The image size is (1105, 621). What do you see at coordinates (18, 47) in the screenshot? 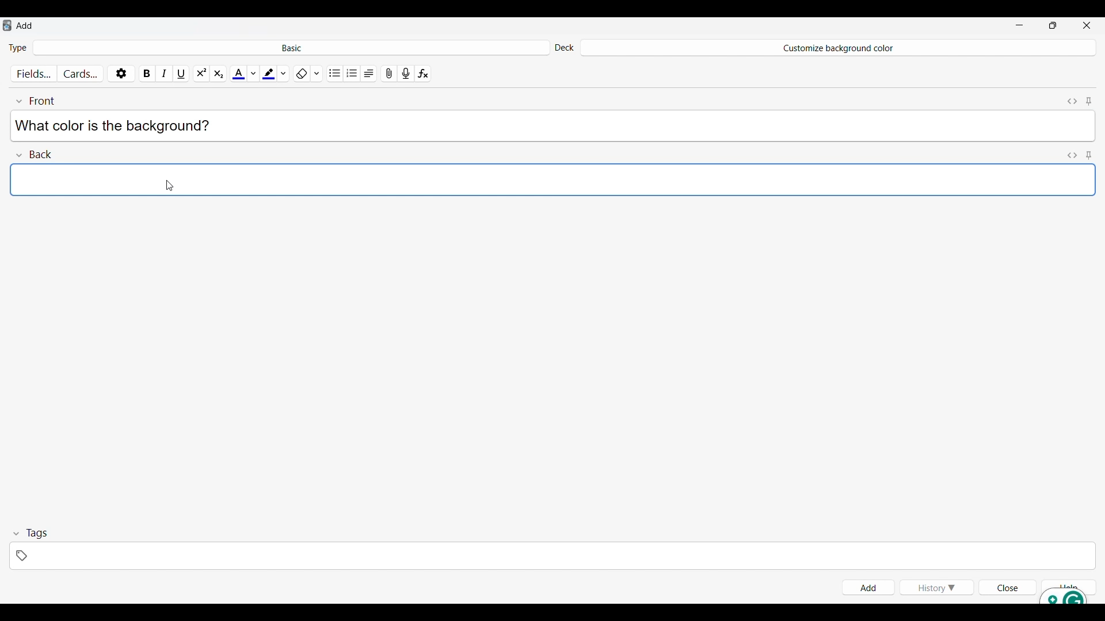
I see `Indicates Type of card` at bounding box center [18, 47].